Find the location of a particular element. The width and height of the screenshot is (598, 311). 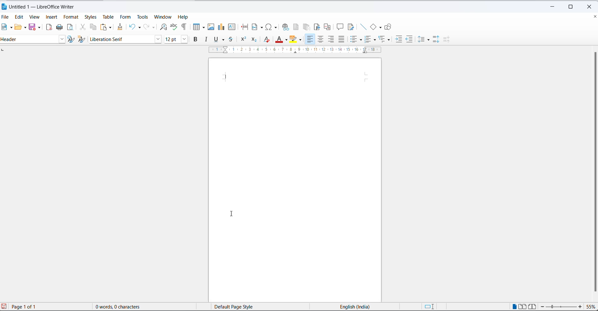

line spacing is located at coordinates (422, 40).